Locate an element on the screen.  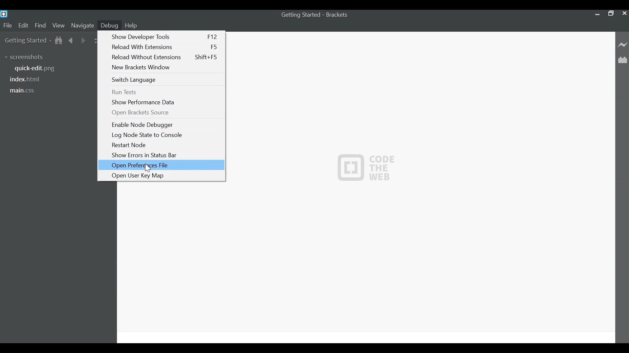
Edit is located at coordinates (24, 25).